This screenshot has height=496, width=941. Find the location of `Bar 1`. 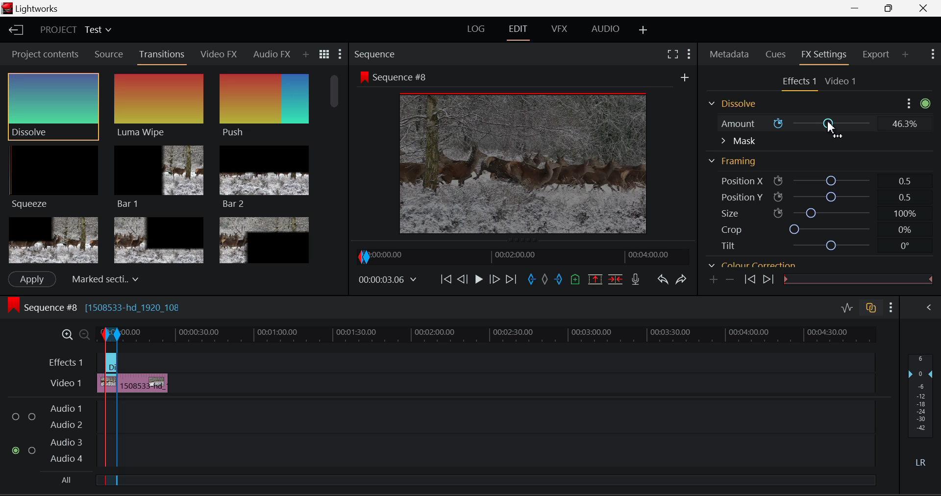

Bar 1 is located at coordinates (159, 176).